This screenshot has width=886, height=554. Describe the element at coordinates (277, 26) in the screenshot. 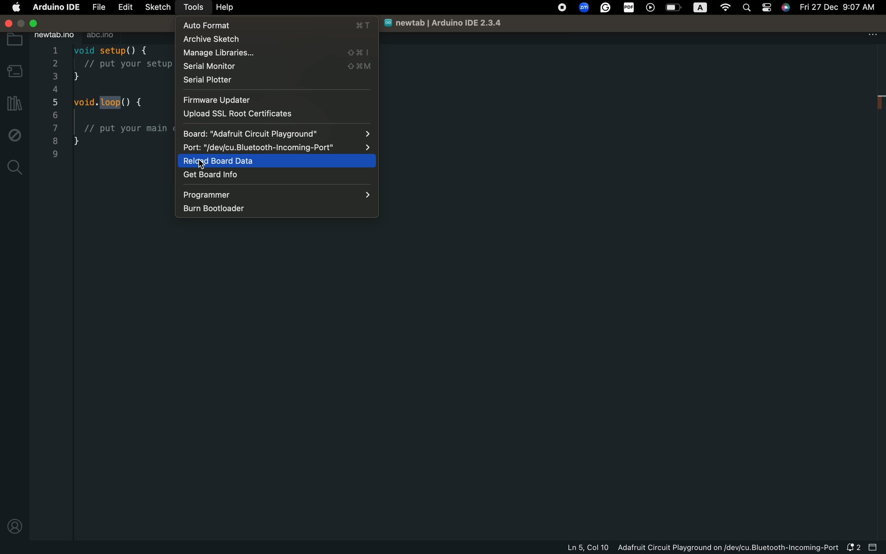

I see `auto format` at that location.